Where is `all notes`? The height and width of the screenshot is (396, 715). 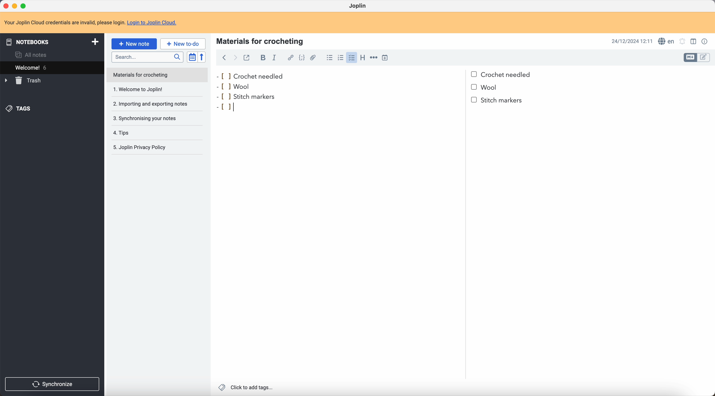 all notes is located at coordinates (33, 55).